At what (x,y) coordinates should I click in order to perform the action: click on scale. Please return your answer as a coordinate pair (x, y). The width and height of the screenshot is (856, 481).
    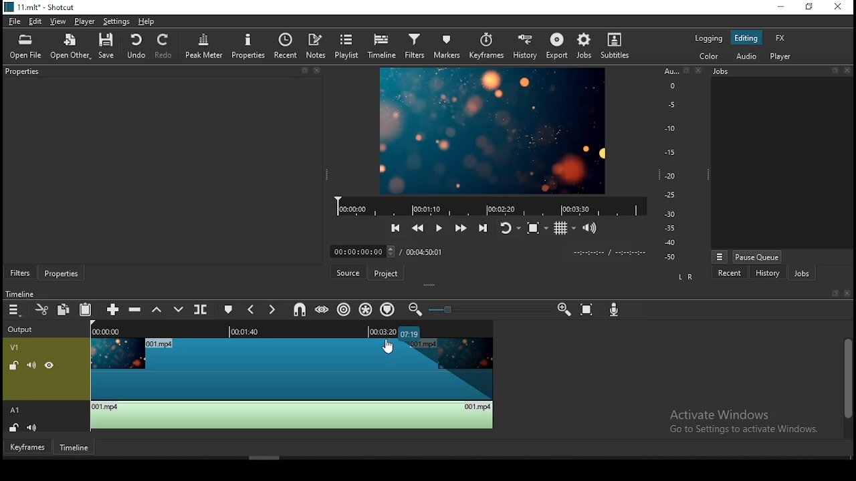
    Looking at the image, I should click on (671, 166).